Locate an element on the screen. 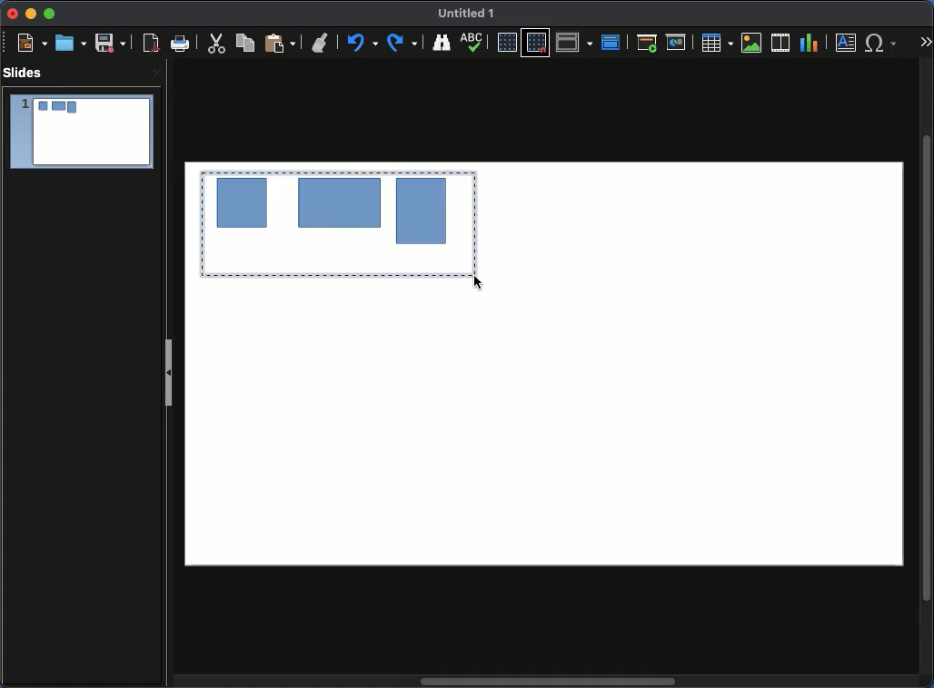  Mouse up is located at coordinates (481, 283).